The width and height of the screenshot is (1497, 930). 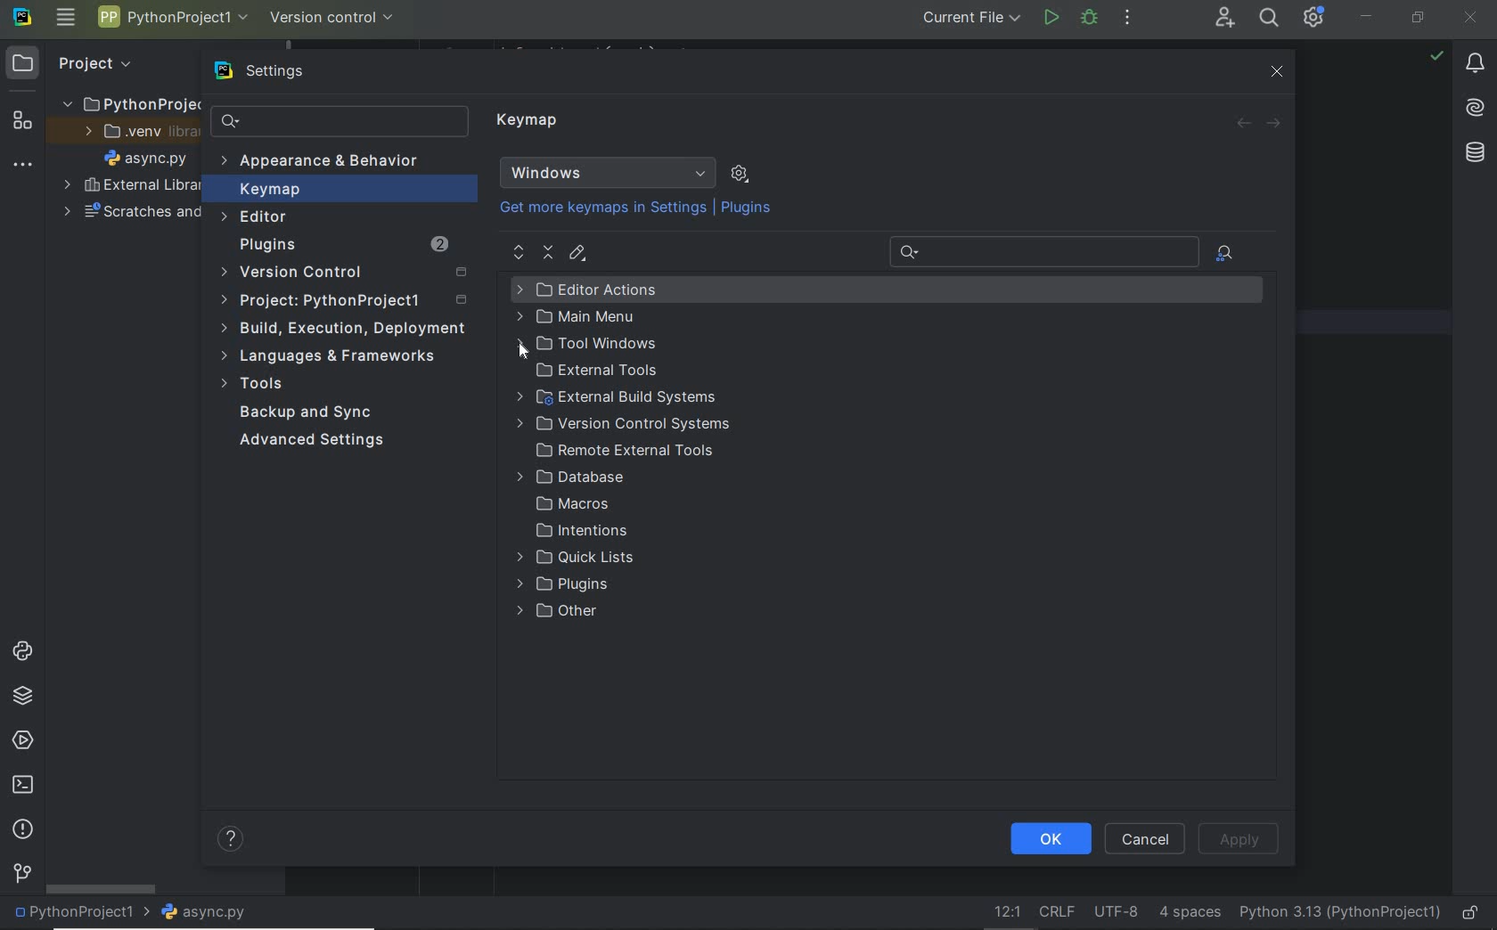 I want to click on File Encoding, so click(x=1117, y=913).